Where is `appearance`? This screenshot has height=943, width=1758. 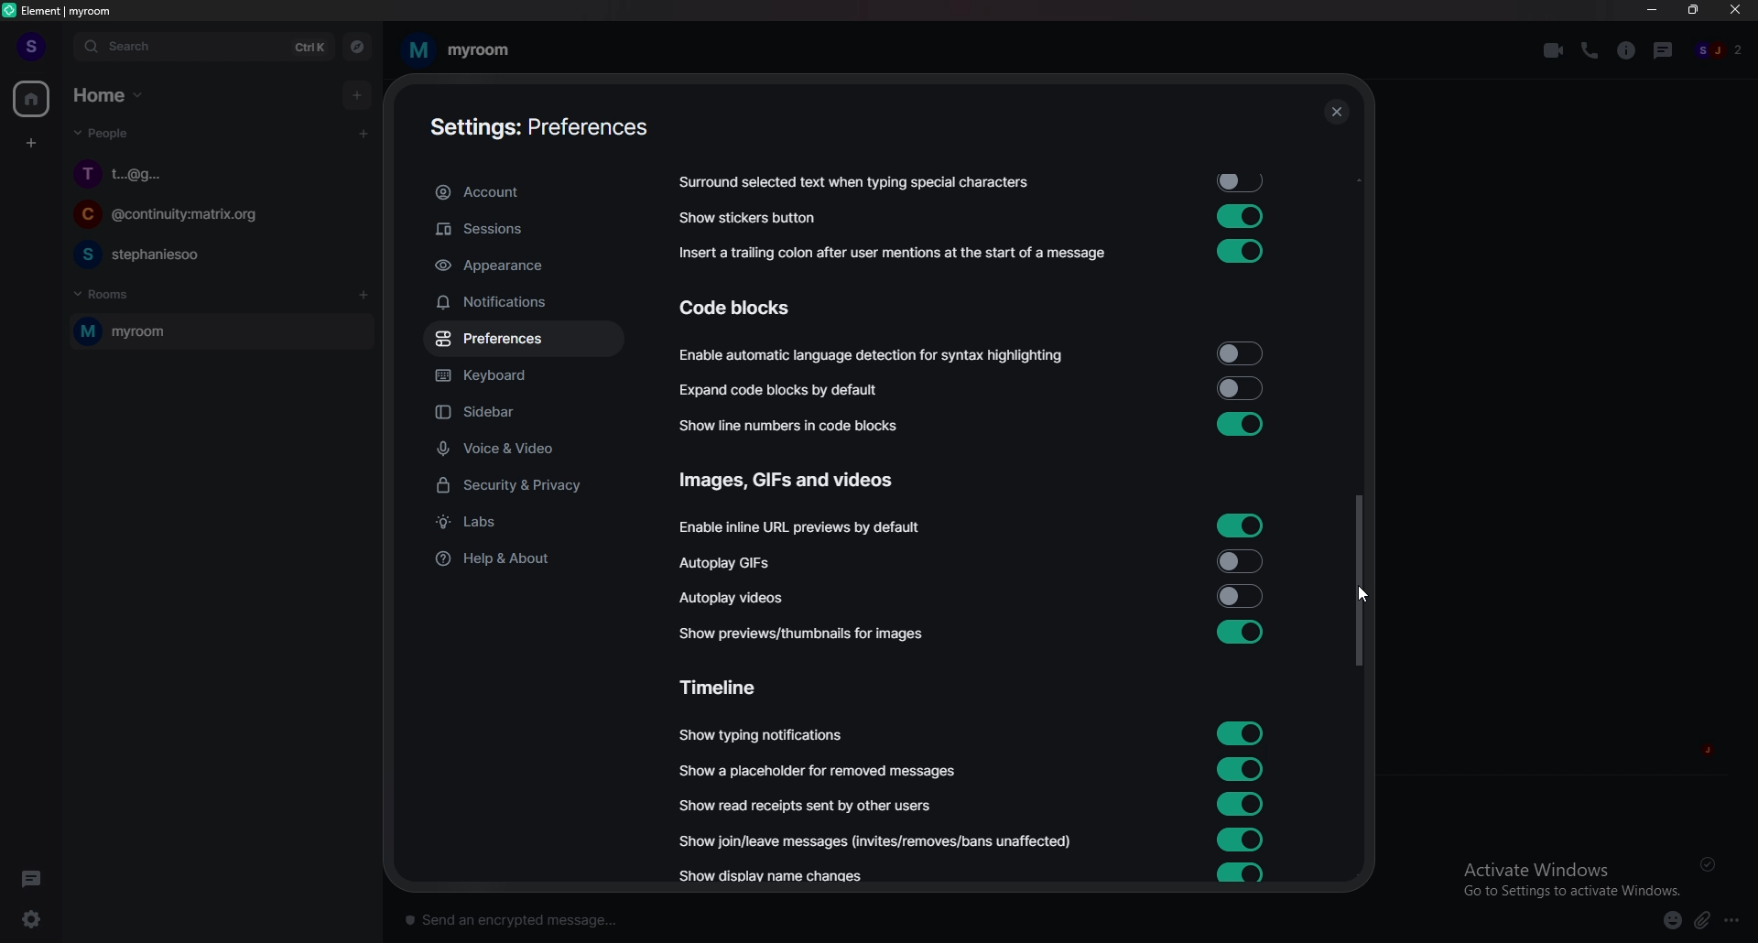
appearance is located at coordinates (524, 266).